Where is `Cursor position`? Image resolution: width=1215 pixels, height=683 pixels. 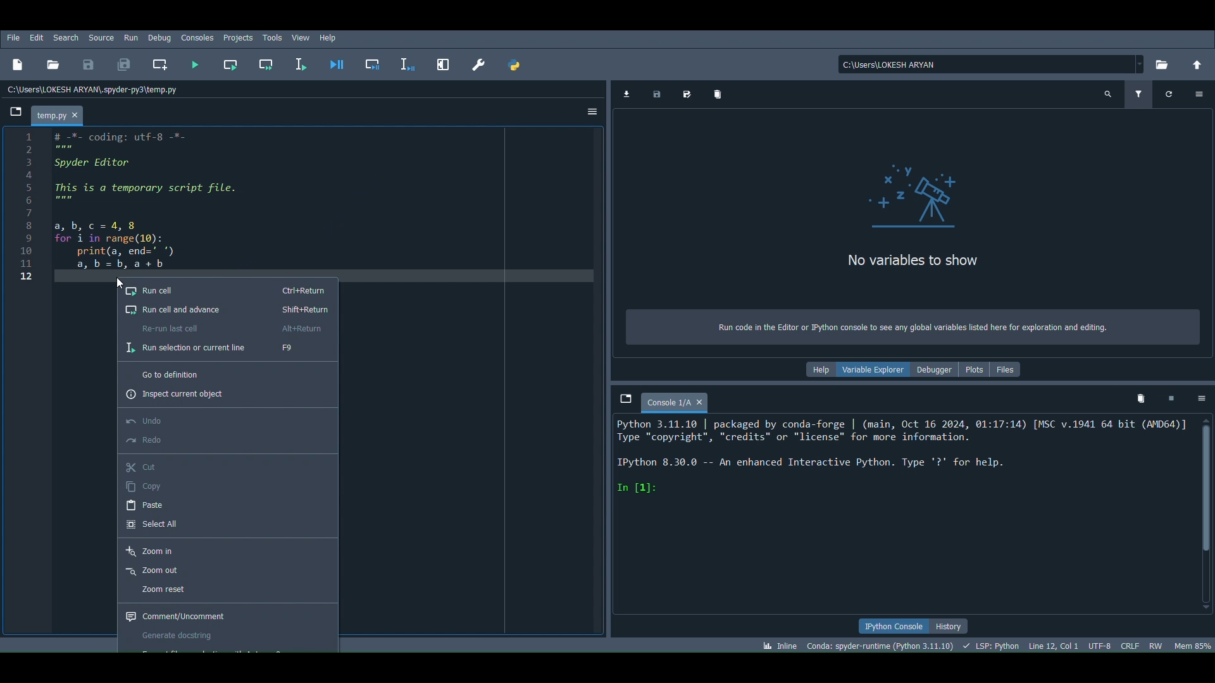 Cursor position is located at coordinates (1054, 646).